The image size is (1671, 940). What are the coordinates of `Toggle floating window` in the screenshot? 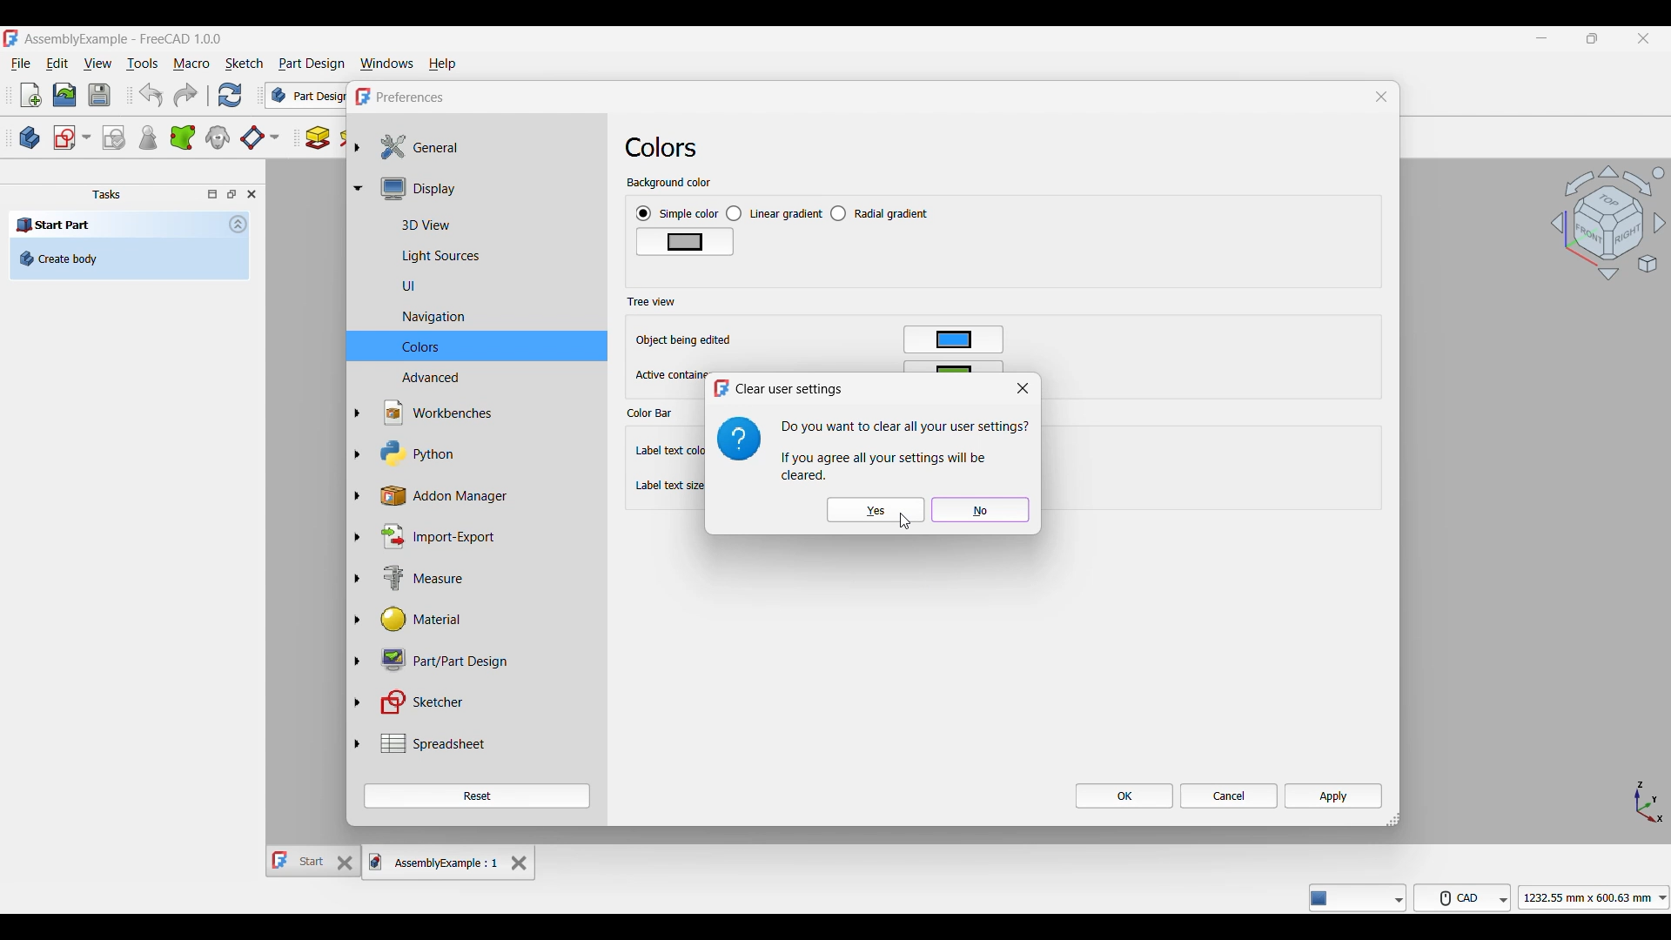 It's located at (232, 194).